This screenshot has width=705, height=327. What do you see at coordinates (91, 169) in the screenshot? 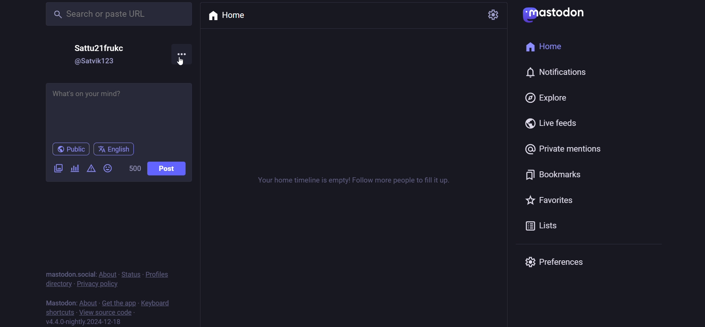
I see `content warning` at bounding box center [91, 169].